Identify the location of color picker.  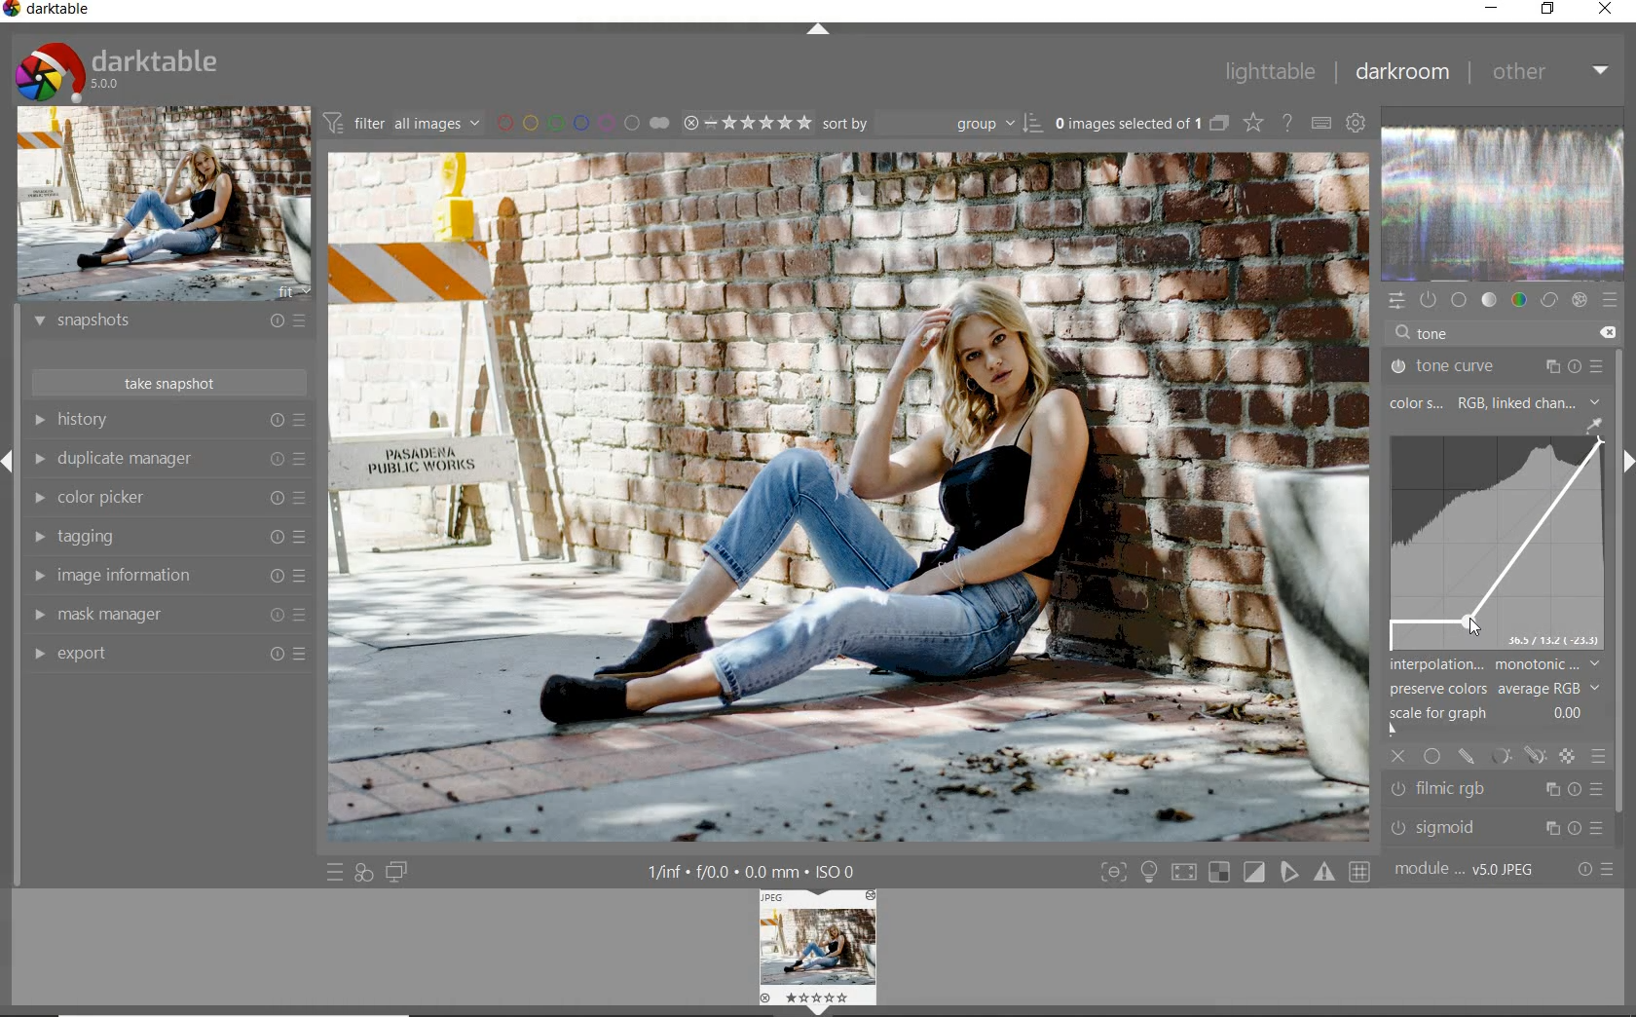
(171, 499).